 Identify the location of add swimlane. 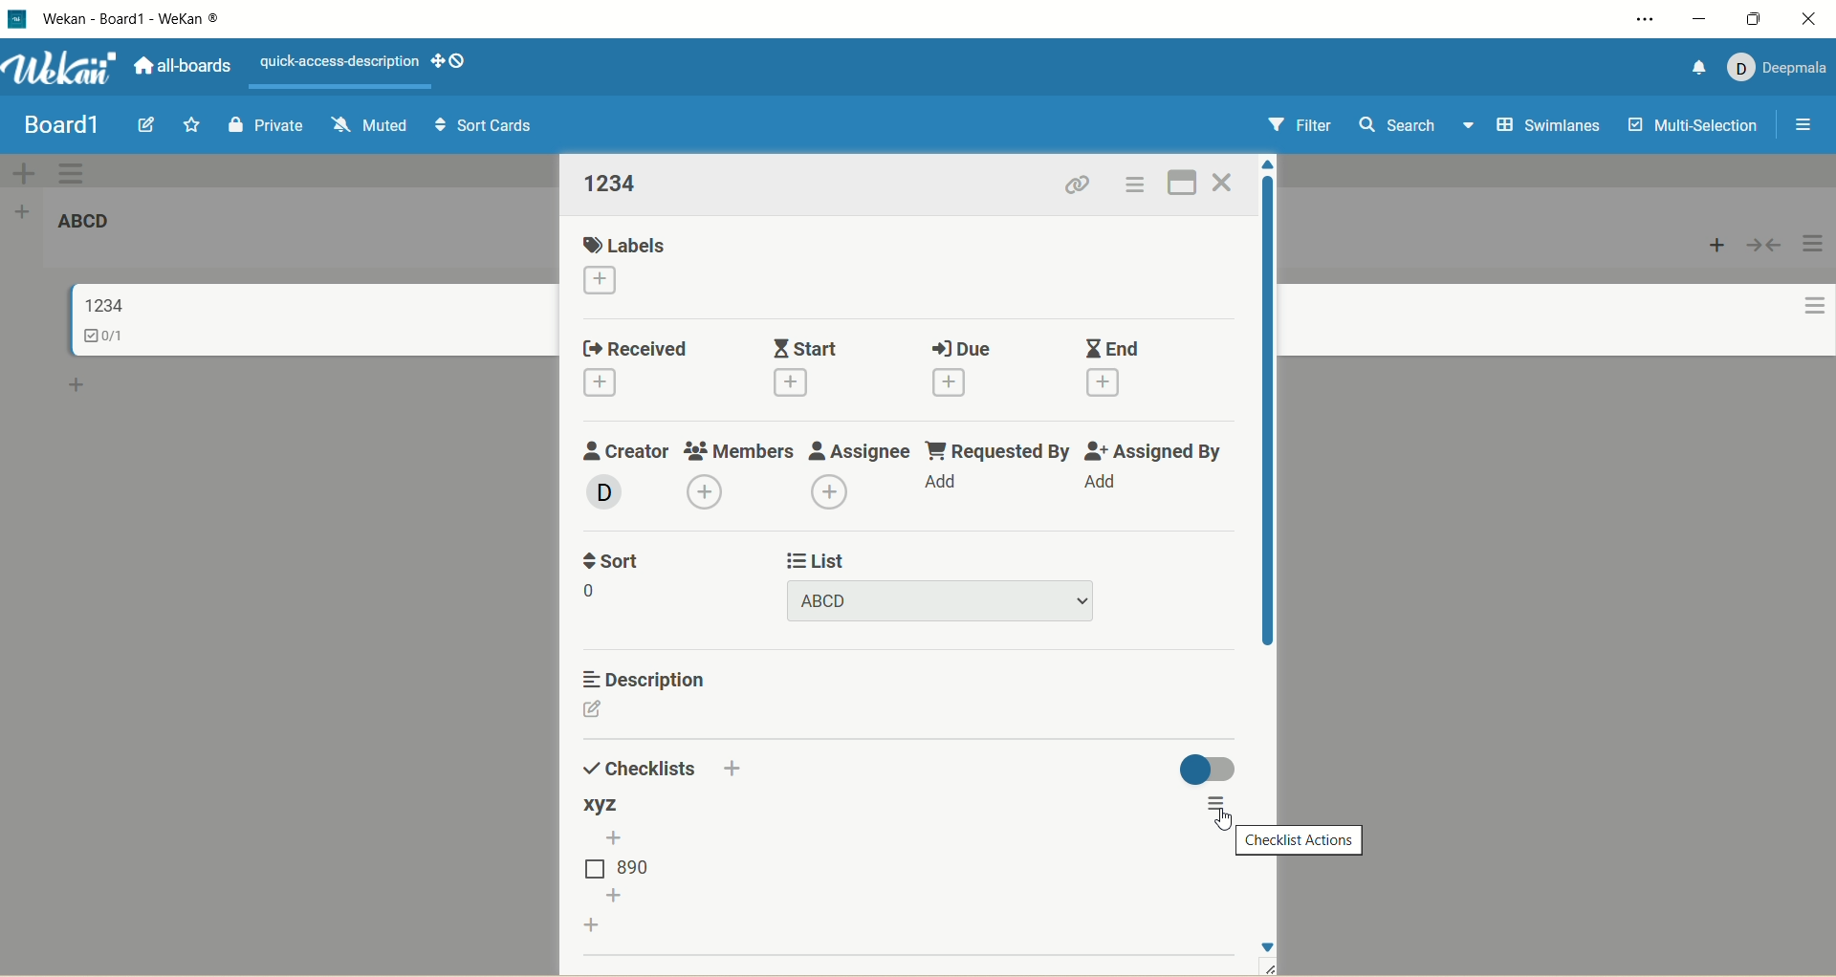
(28, 171).